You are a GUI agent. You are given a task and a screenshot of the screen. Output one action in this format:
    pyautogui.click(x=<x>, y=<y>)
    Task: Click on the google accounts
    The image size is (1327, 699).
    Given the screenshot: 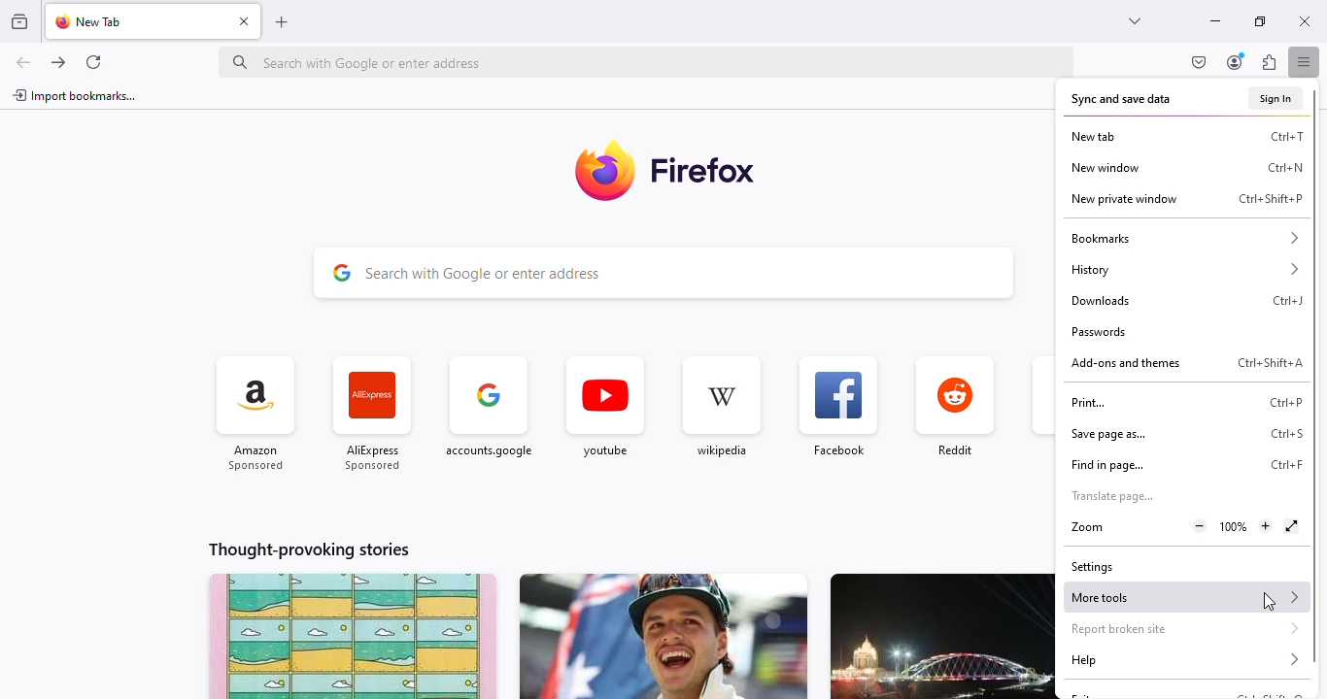 What is the action you would take?
    pyautogui.click(x=490, y=414)
    